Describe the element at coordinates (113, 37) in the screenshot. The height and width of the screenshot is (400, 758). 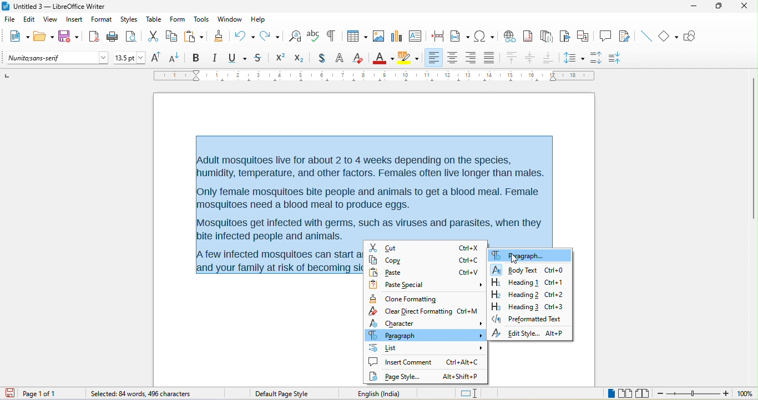
I see `print` at that location.